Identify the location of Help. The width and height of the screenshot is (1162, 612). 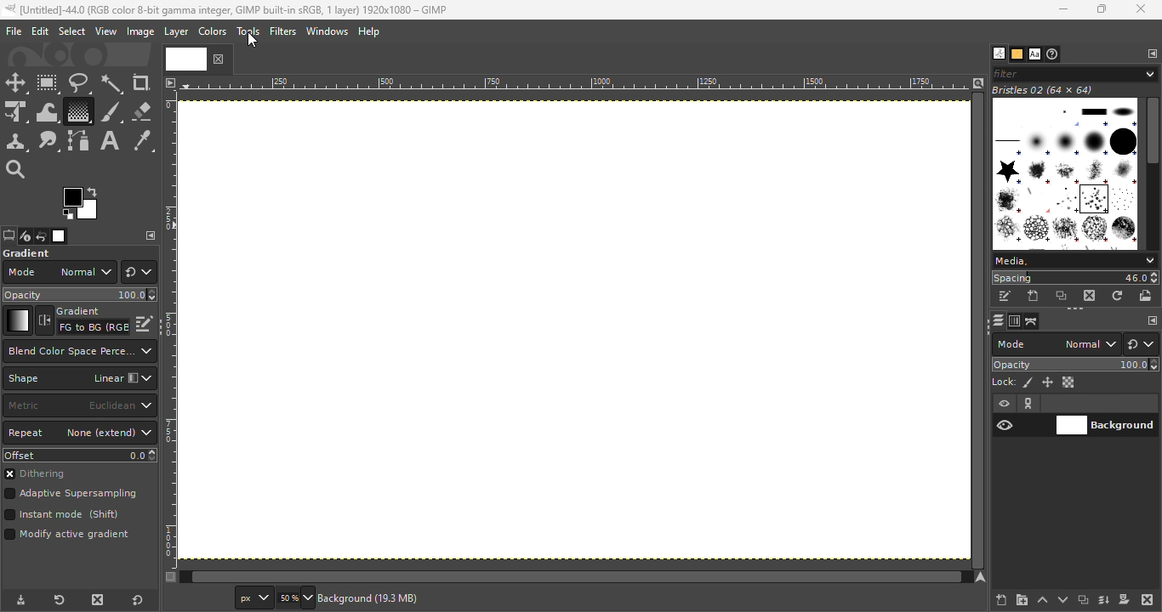
(371, 31).